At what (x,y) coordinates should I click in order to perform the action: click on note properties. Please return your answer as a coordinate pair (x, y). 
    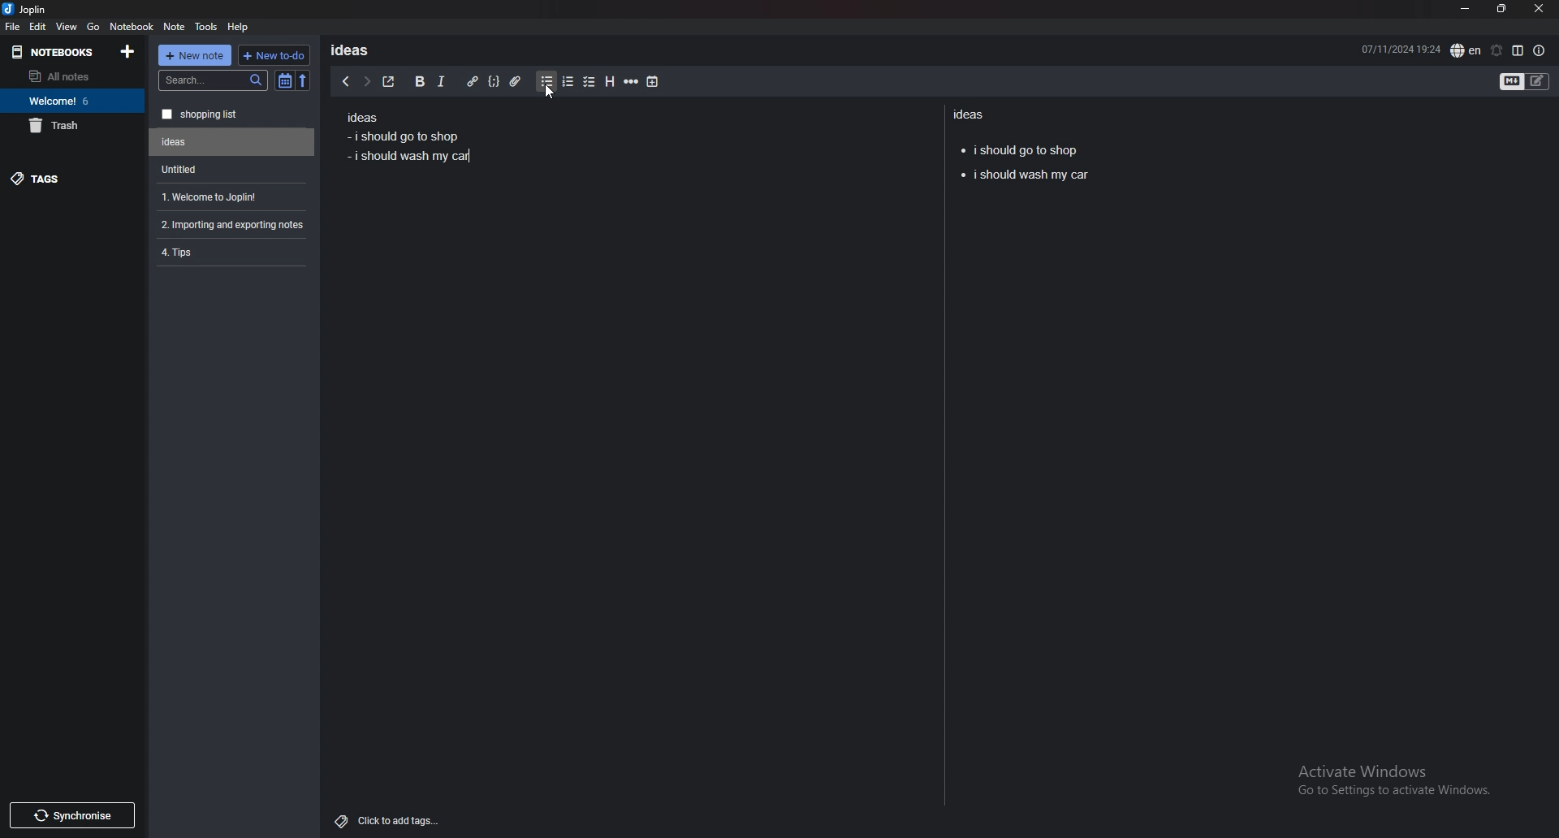
    Looking at the image, I should click on (1540, 51).